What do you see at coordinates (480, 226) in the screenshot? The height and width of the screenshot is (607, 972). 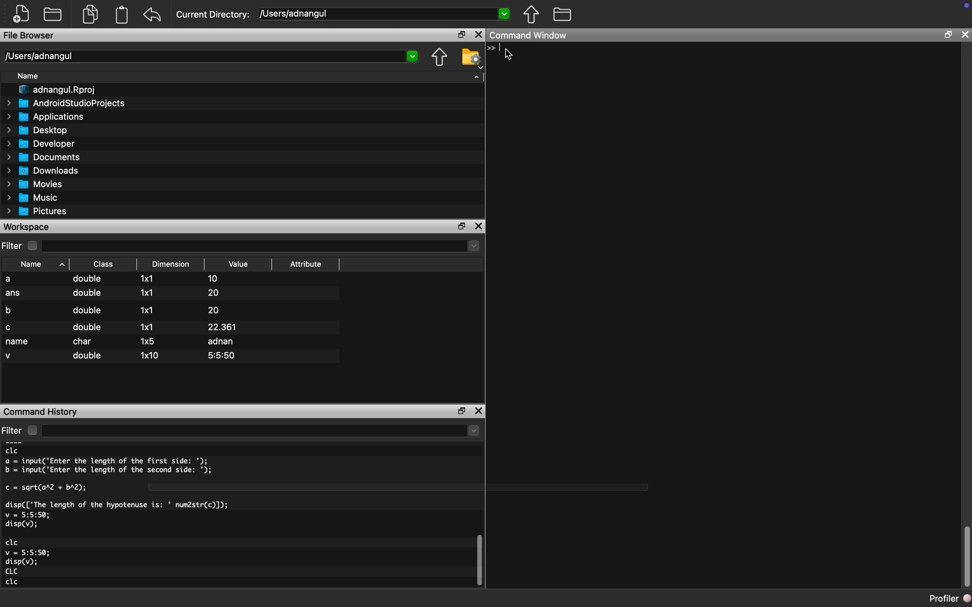 I see `Close` at bounding box center [480, 226].